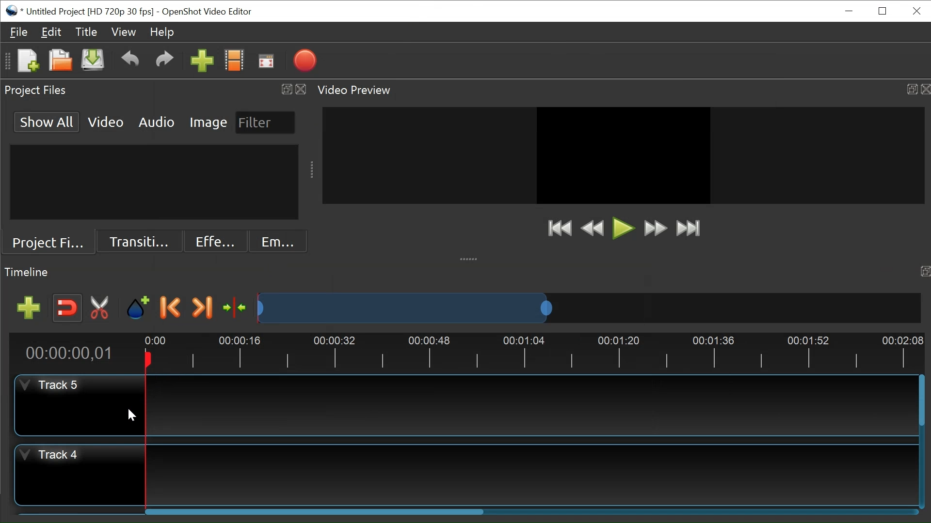  What do you see at coordinates (920, 400) in the screenshot?
I see `Vertical Scroll bar` at bounding box center [920, 400].